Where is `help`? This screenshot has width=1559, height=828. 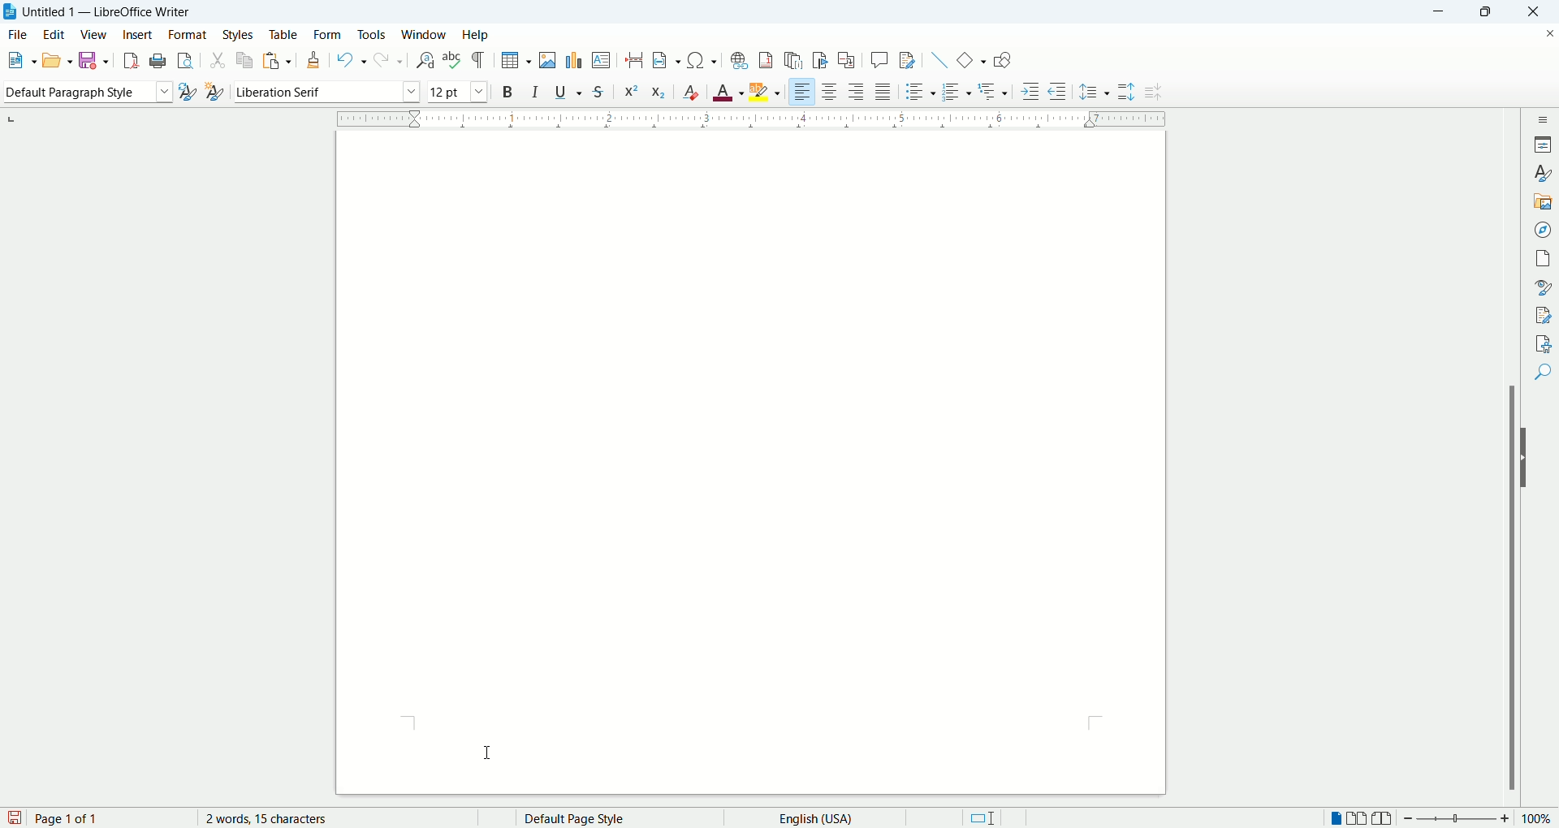 help is located at coordinates (475, 35).